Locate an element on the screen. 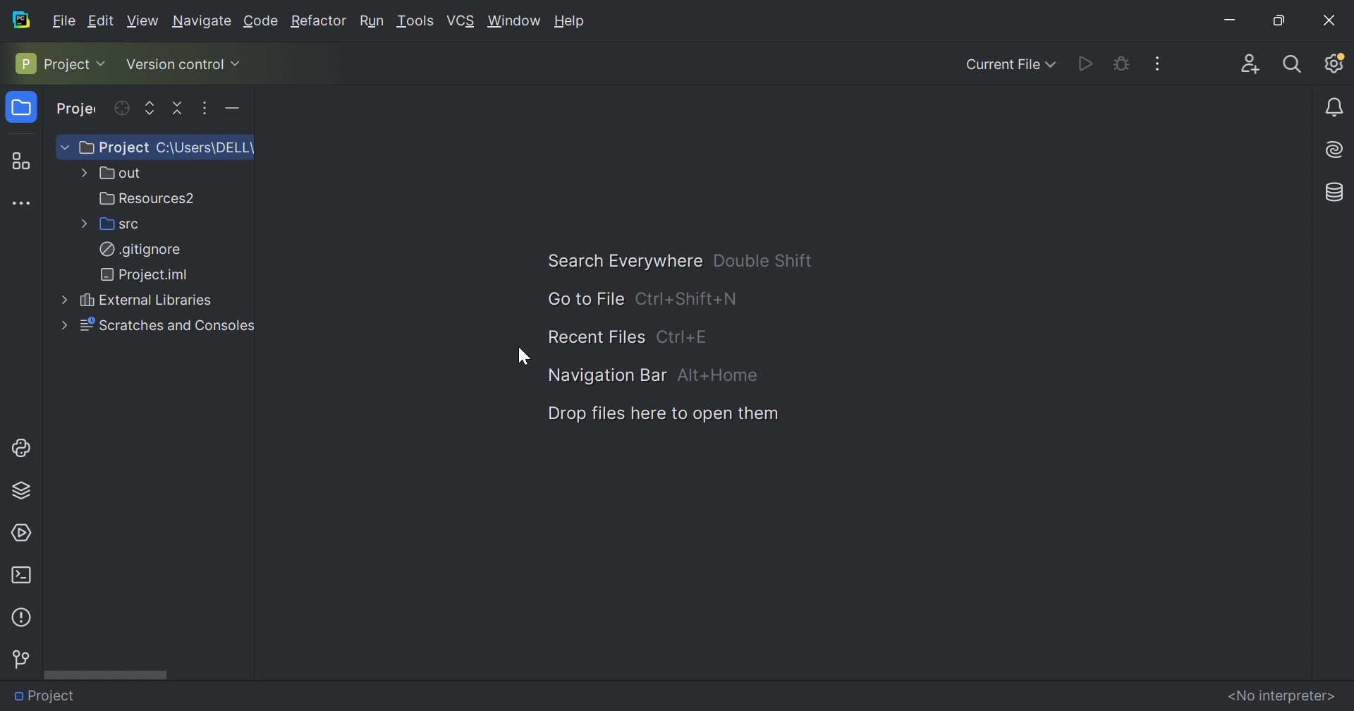 The height and width of the screenshot is (711, 1354). Drop Down is located at coordinates (63, 147).